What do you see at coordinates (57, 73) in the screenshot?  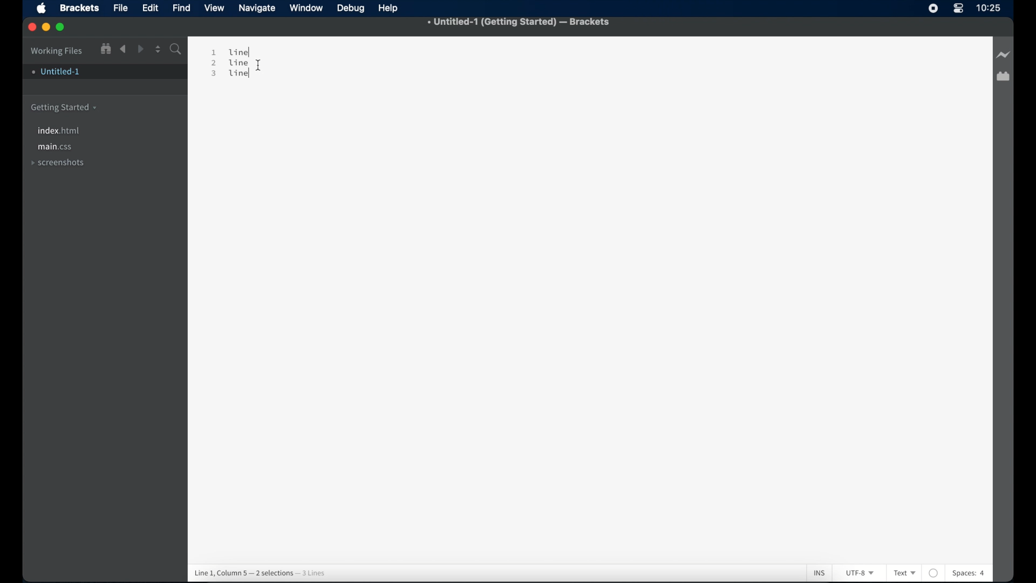 I see `untitled-1` at bounding box center [57, 73].